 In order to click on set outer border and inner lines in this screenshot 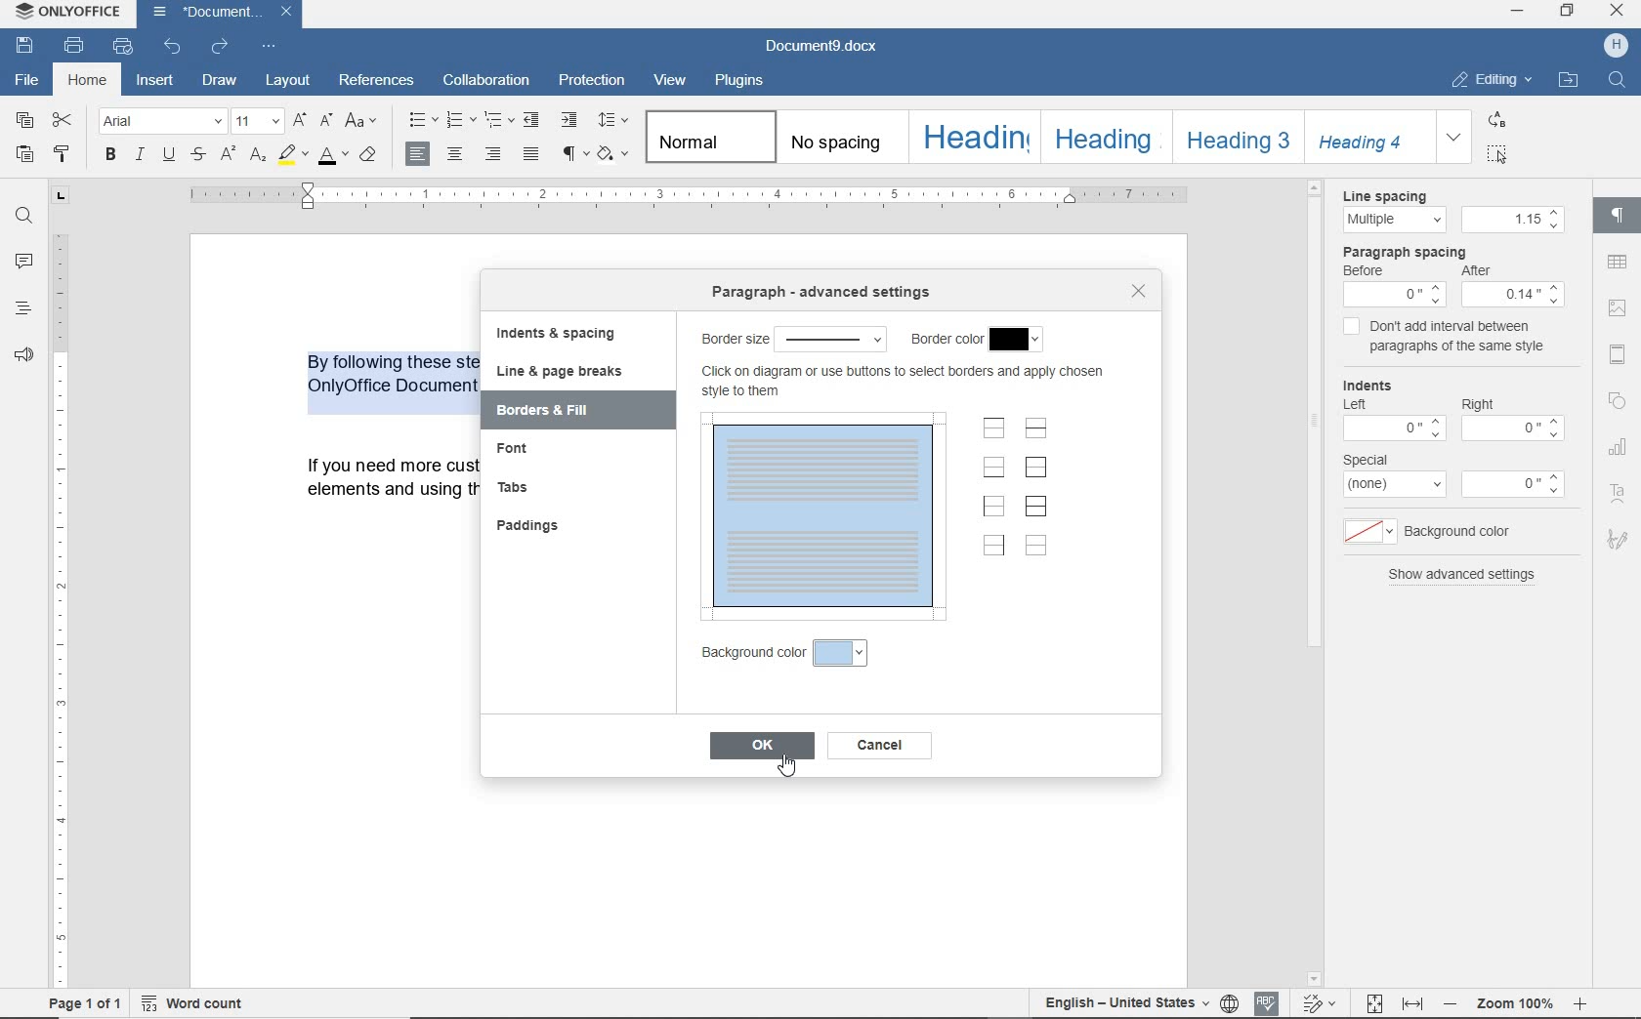, I will do `click(1035, 506)`.